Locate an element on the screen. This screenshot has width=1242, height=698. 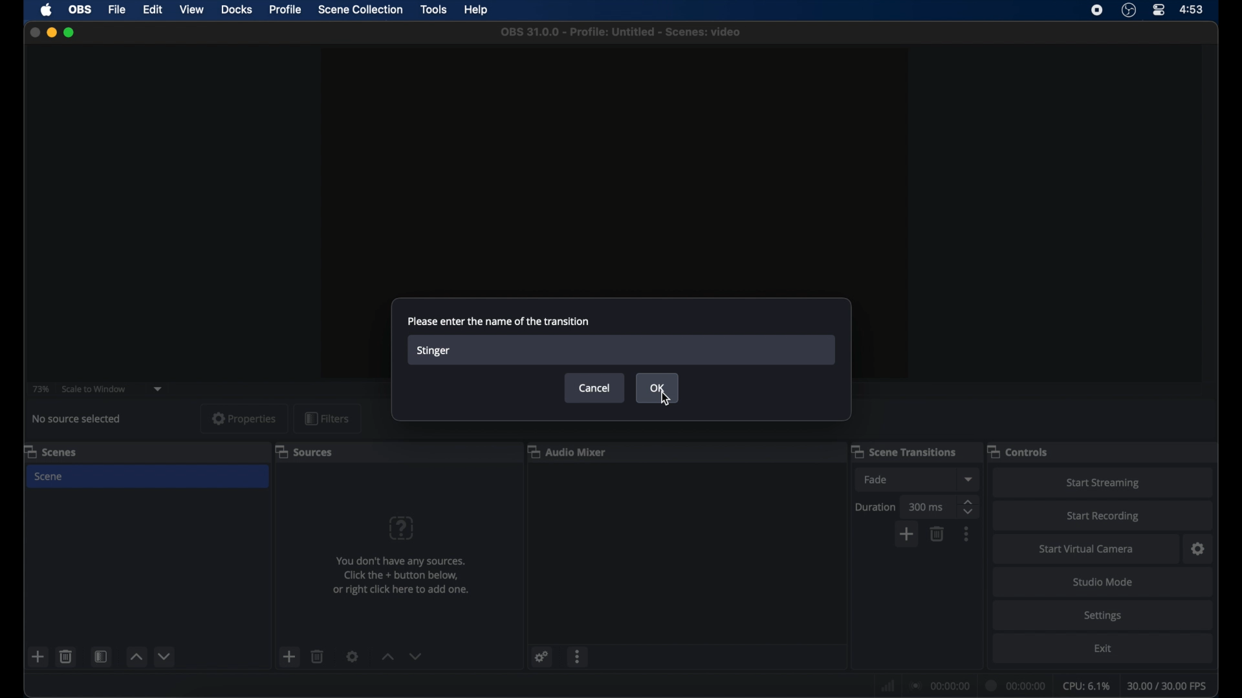
increment is located at coordinates (386, 657).